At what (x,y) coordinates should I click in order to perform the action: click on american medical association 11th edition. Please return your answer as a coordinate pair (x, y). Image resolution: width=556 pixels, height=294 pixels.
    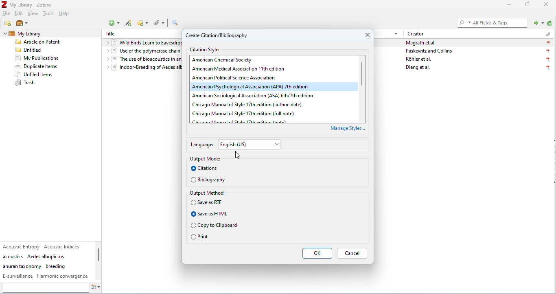
    Looking at the image, I should click on (245, 69).